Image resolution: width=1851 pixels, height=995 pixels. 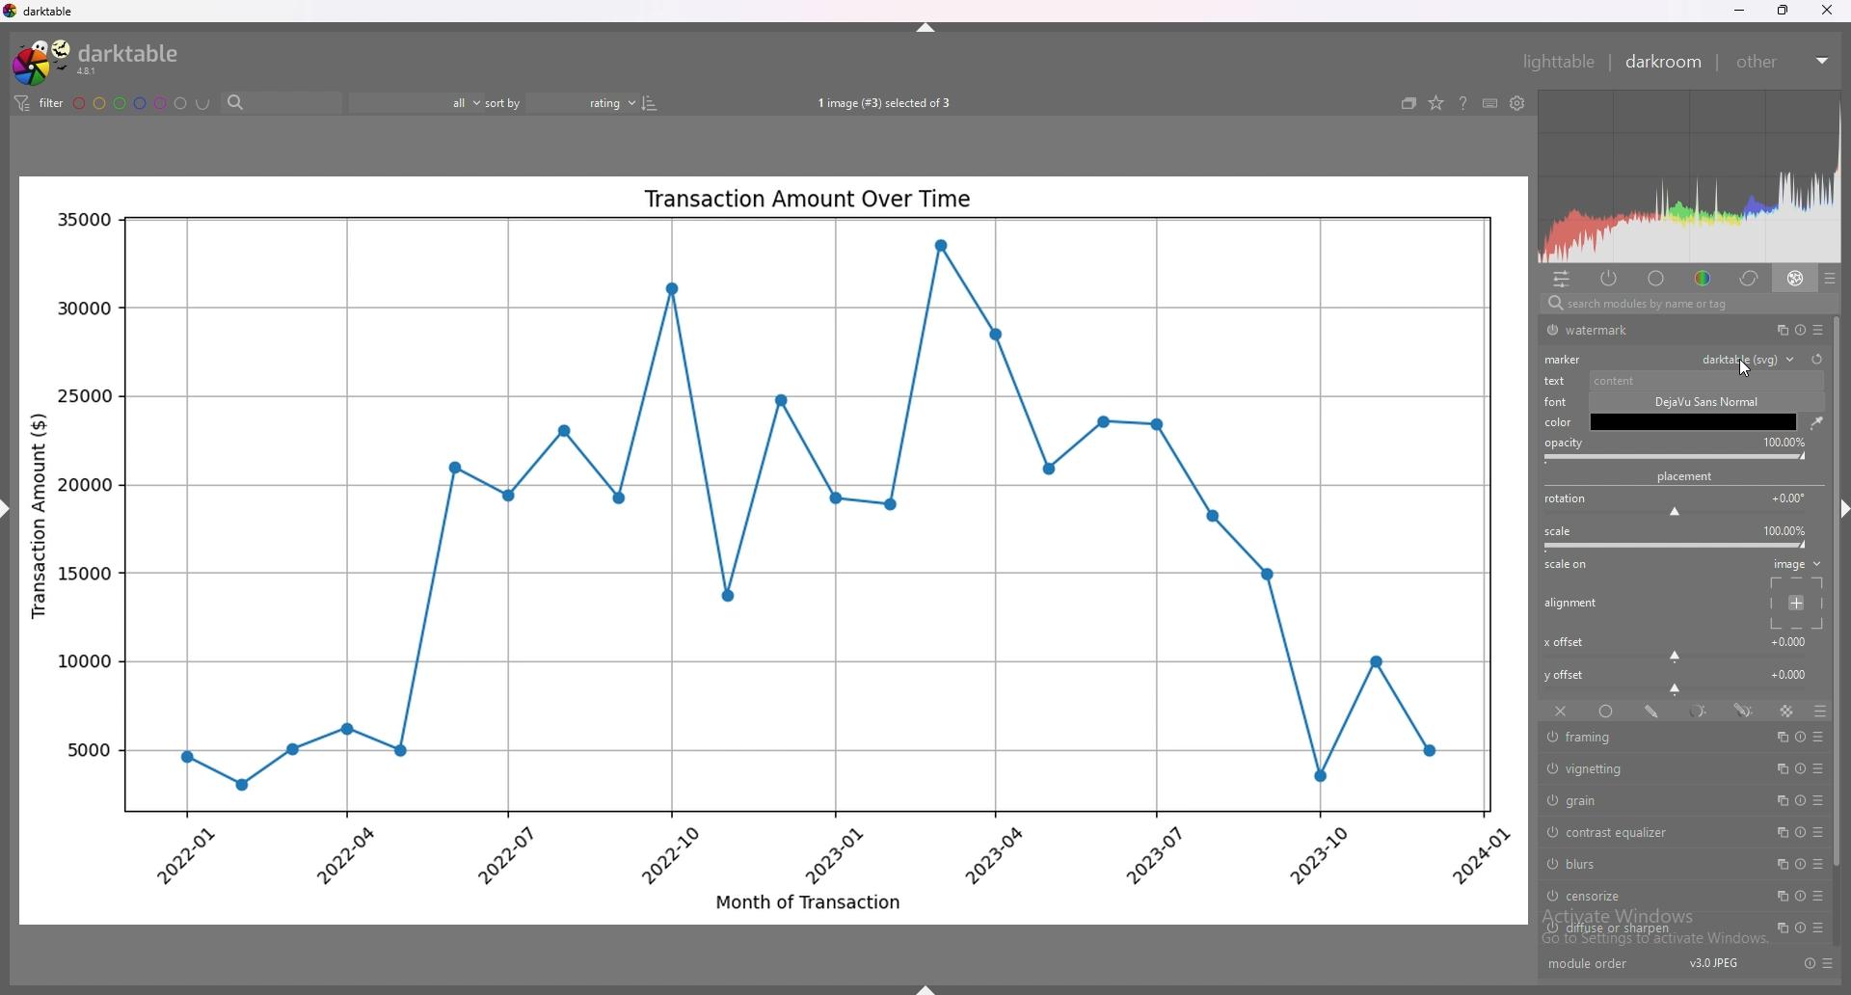 I want to click on presets, so click(x=1819, y=833).